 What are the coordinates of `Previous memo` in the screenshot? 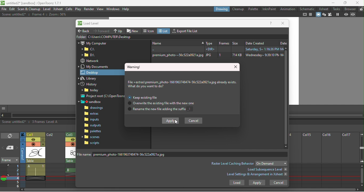 It's located at (3, 148).